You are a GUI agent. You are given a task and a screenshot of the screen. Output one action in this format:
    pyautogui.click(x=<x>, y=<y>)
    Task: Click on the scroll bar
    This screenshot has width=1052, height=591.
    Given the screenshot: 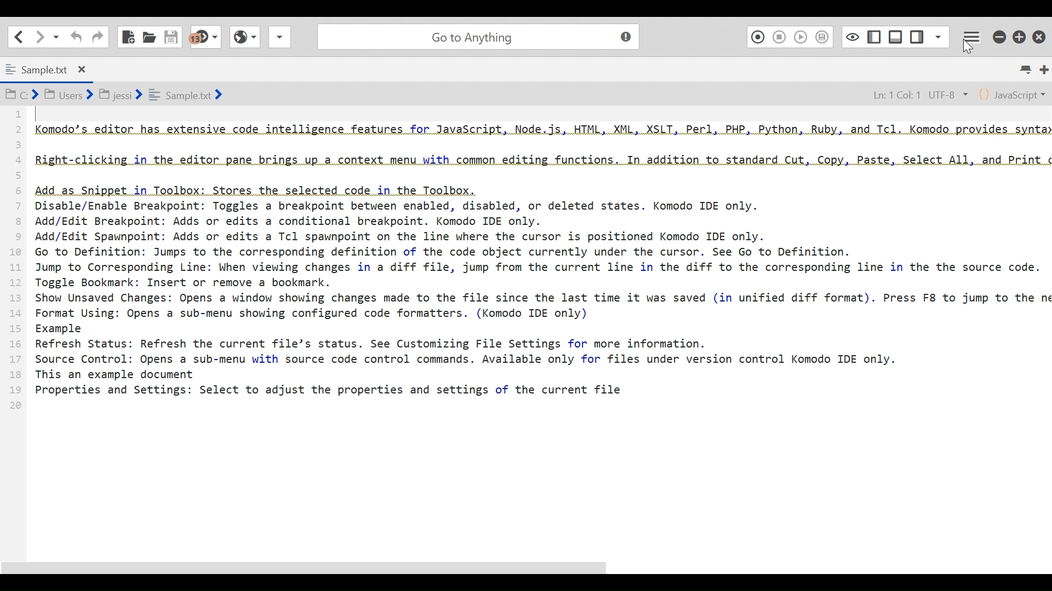 What is the action you would take?
    pyautogui.click(x=311, y=568)
    